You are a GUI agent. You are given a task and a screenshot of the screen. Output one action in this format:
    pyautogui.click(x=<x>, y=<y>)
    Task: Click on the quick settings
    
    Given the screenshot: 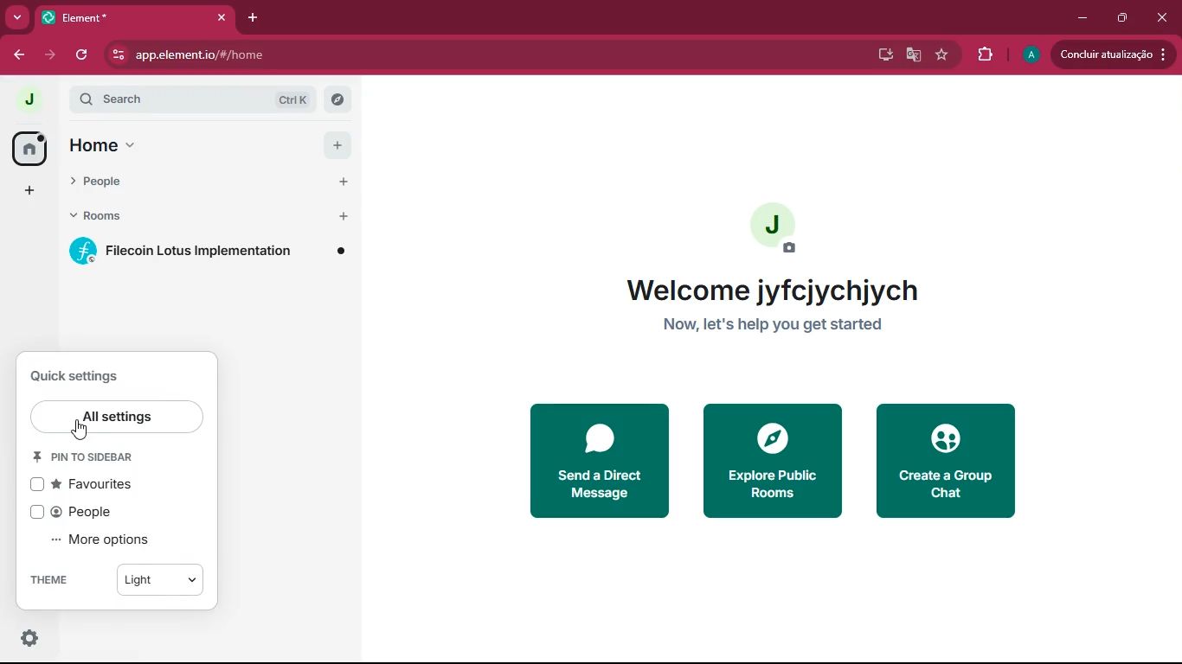 What is the action you would take?
    pyautogui.click(x=83, y=378)
    